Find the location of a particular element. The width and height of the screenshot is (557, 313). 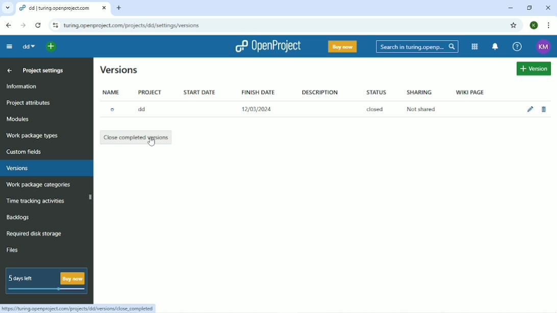

Search in Turing.opening is located at coordinates (417, 47).